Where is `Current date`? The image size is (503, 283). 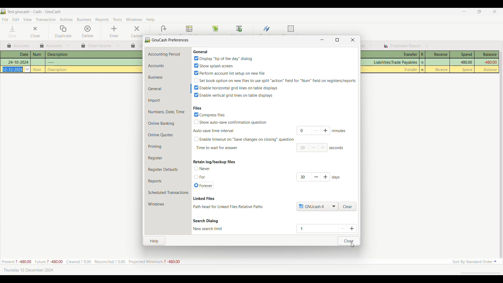 Current date is located at coordinates (28, 270).